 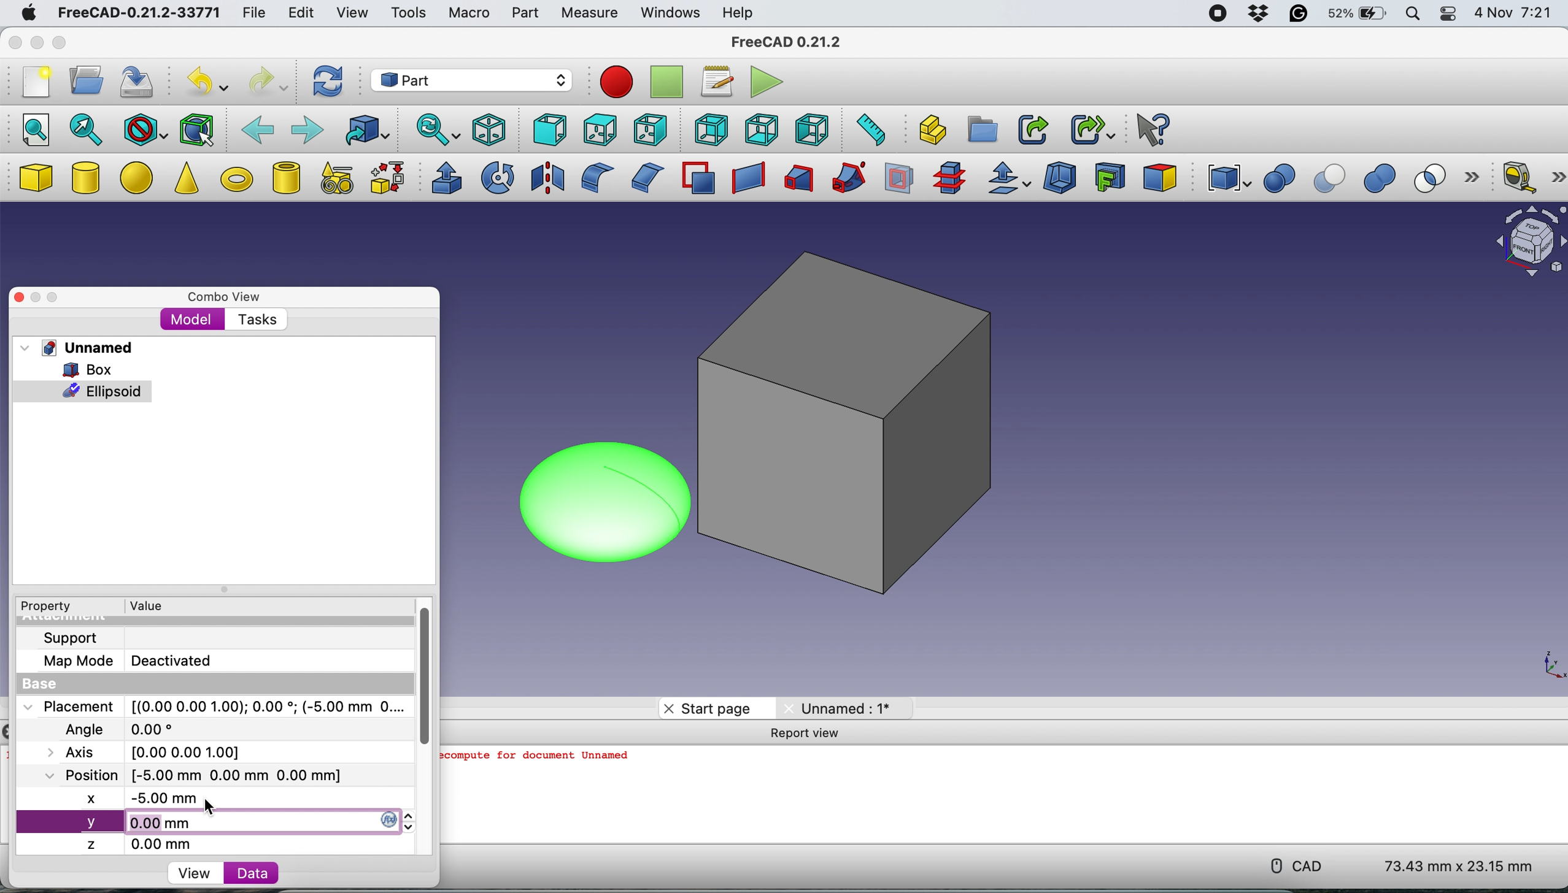 What do you see at coordinates (285, 177) in the screenshot?
I see `create tube` at bounding box center [285, 177].